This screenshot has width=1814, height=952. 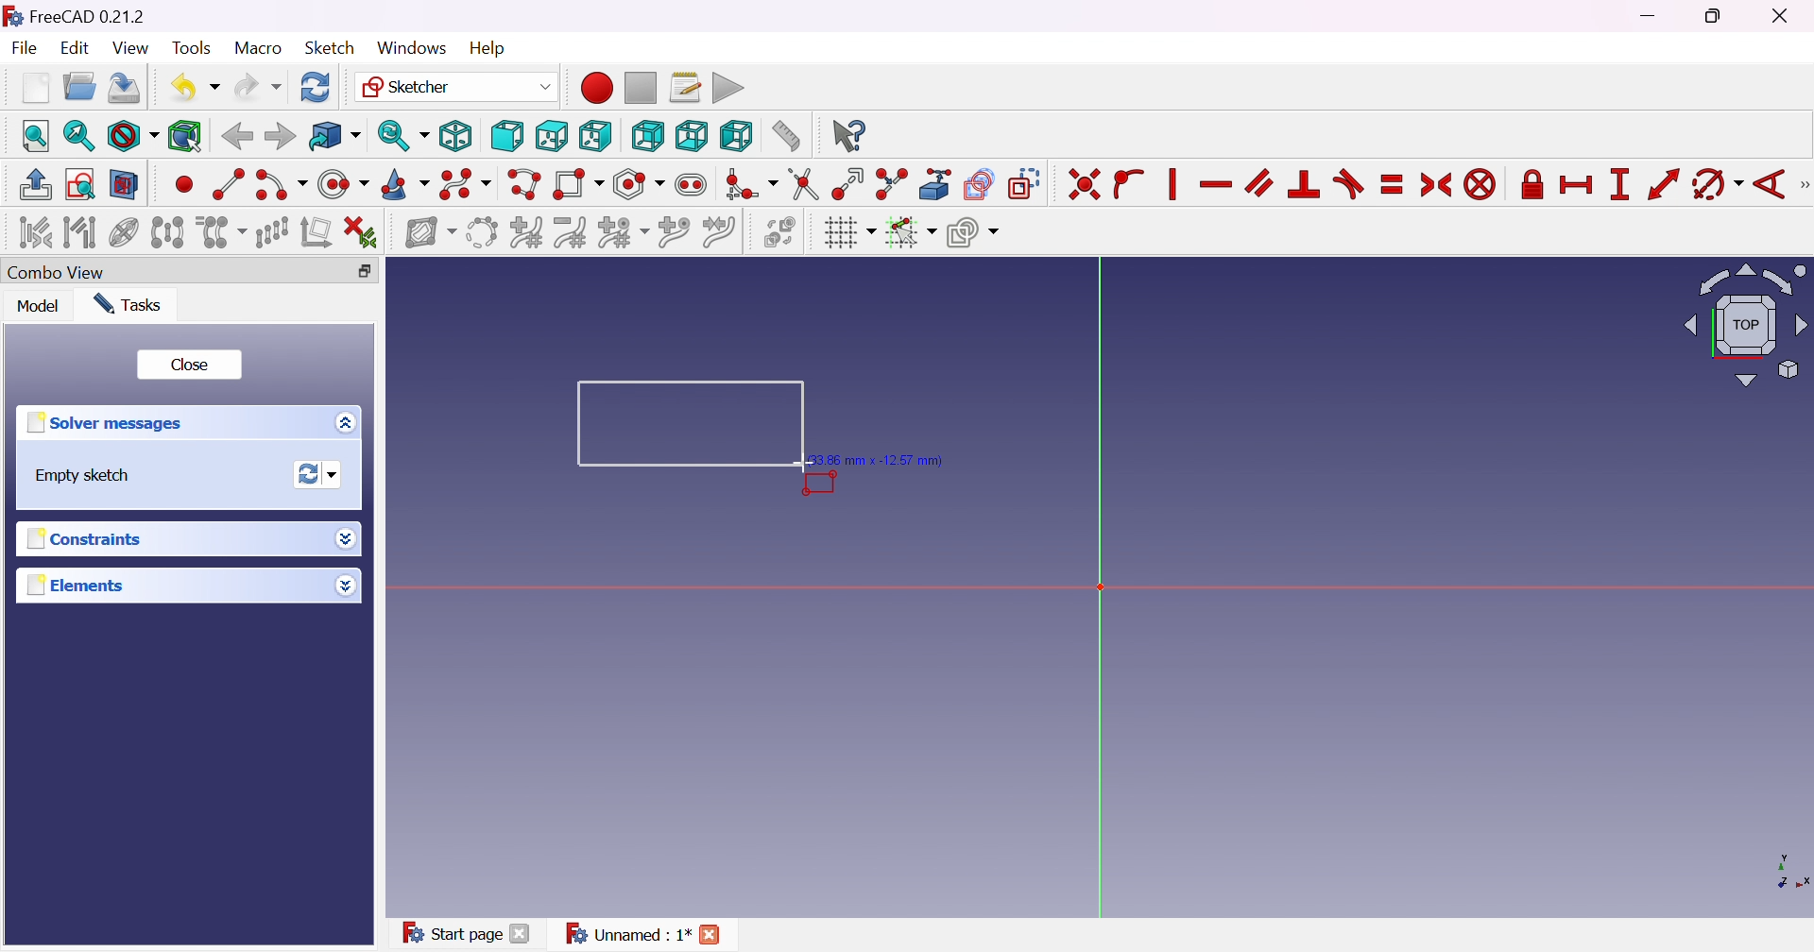 What do you see at coordinates (35, 231) in the screenshot?
I see `Select associated constraints` at bounding box center [35, 231].